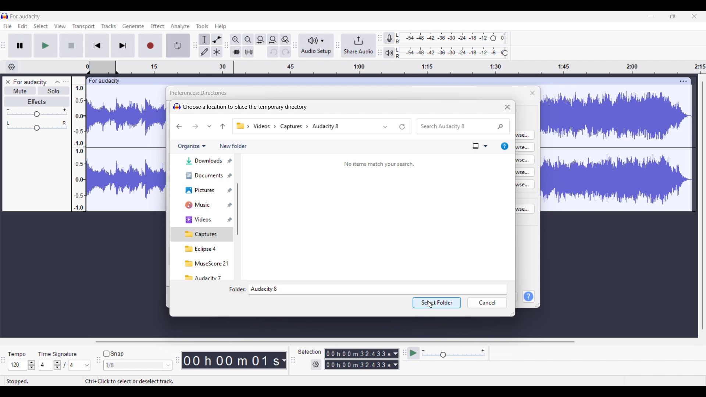  I want to click on Generate menu, so click(133, 26).